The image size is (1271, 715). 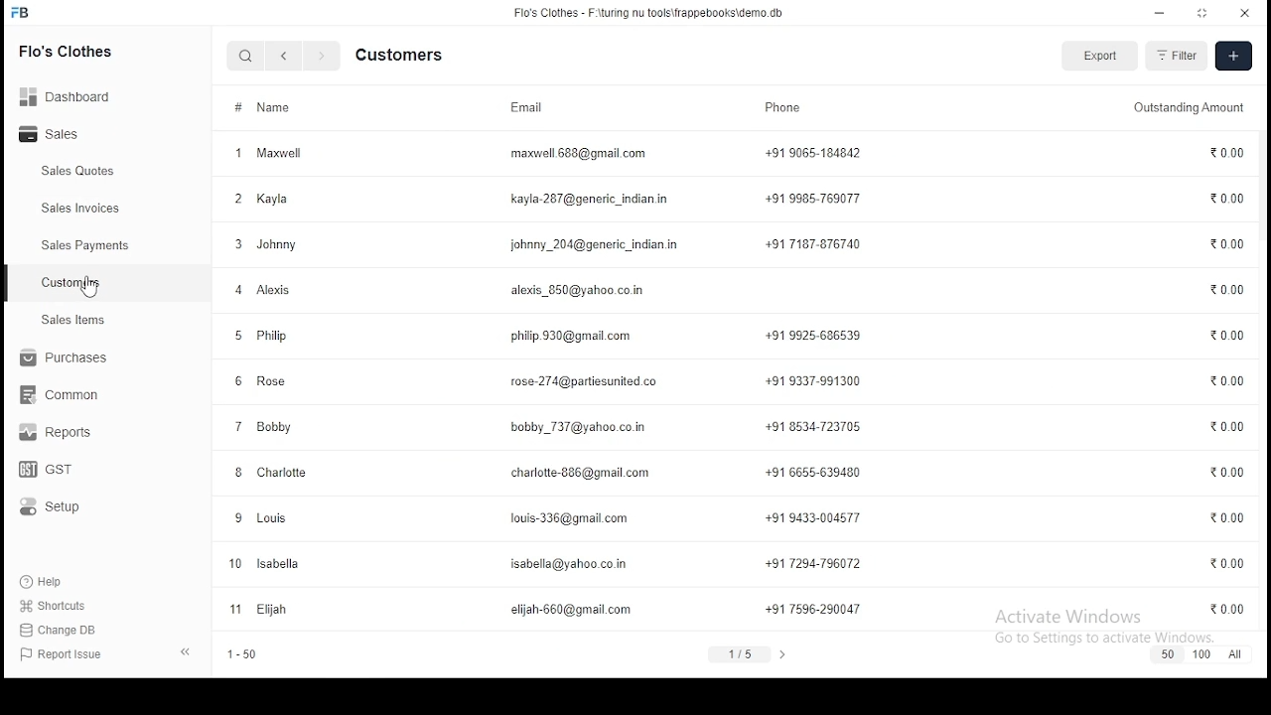 What do you see at coordinates (1223, 334) in the screenshot?
I see `0.00` at bounding box center [1223, 334].